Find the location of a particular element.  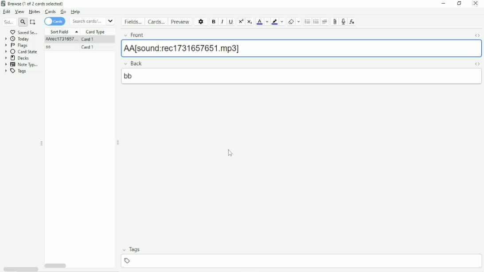

Preview is located at coordinates (180, 22).